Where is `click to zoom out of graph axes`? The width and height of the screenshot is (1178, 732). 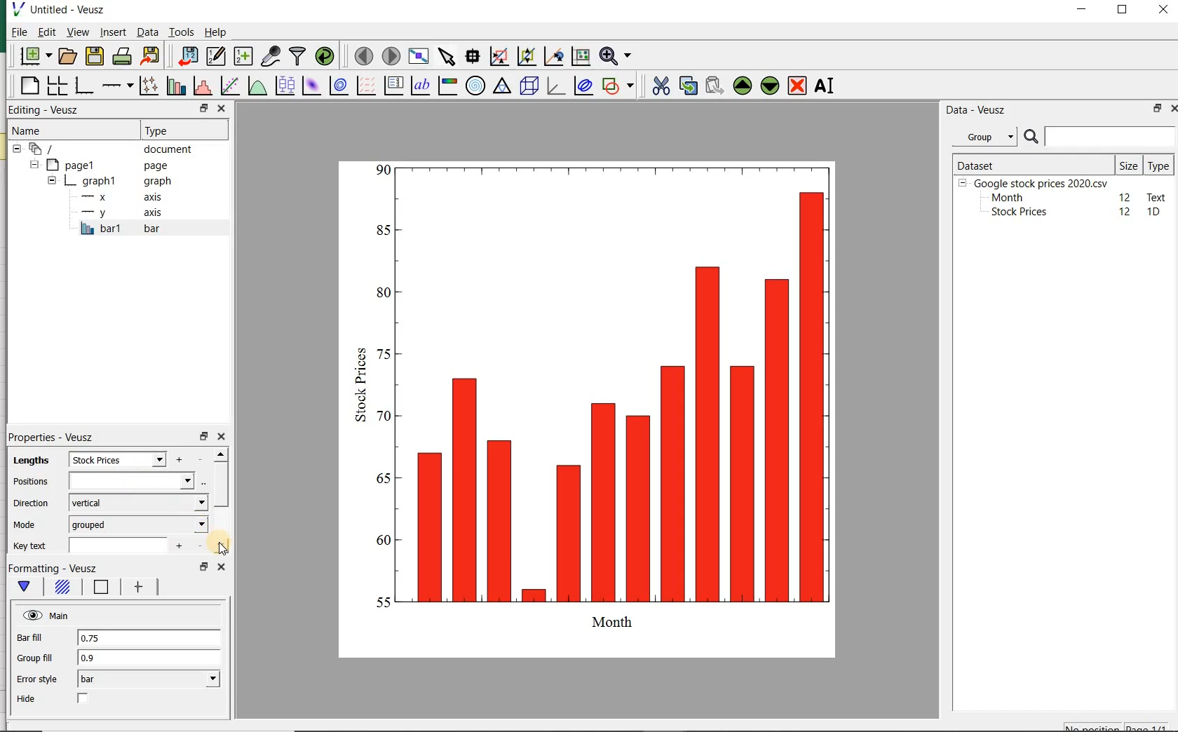
click to zoom out of graph axes is located at coordinates (525, 55).